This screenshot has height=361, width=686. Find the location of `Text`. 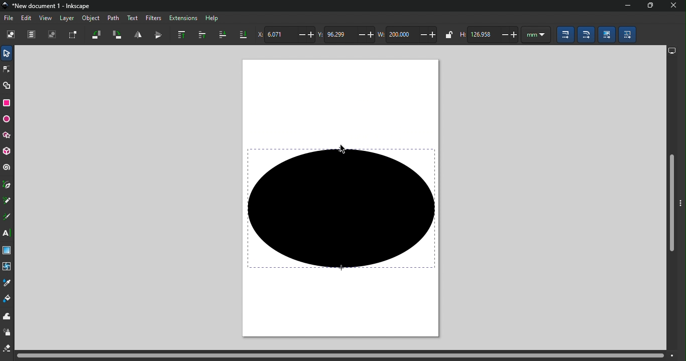

Text is located at coordinates (132, 17).